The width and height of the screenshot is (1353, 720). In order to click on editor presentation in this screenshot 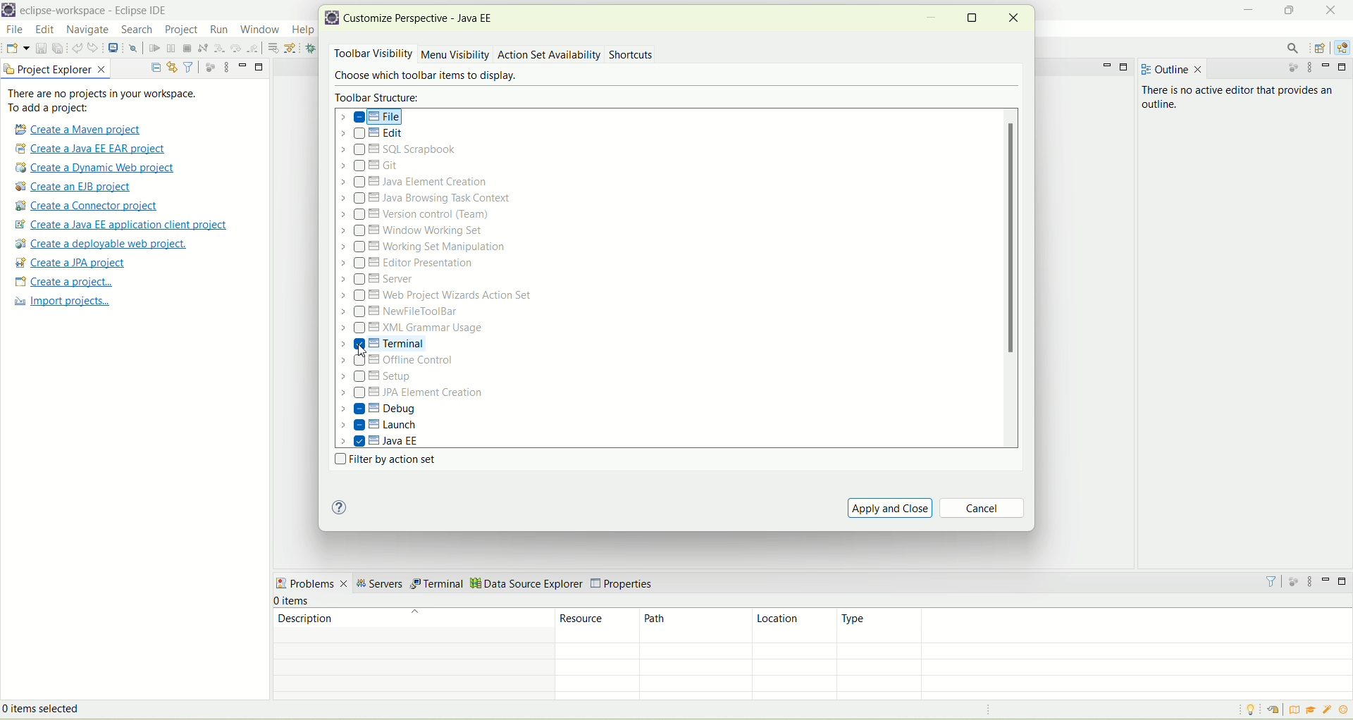, I will do `click(409, 263)`.